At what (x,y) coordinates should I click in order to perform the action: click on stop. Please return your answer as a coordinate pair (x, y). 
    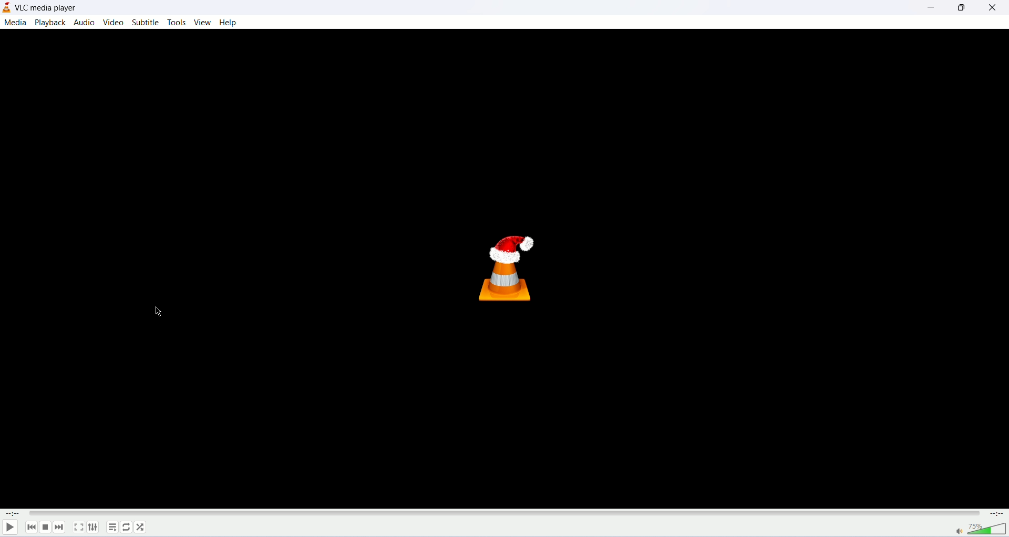
    Looking at the image, I should click on (45, 527).